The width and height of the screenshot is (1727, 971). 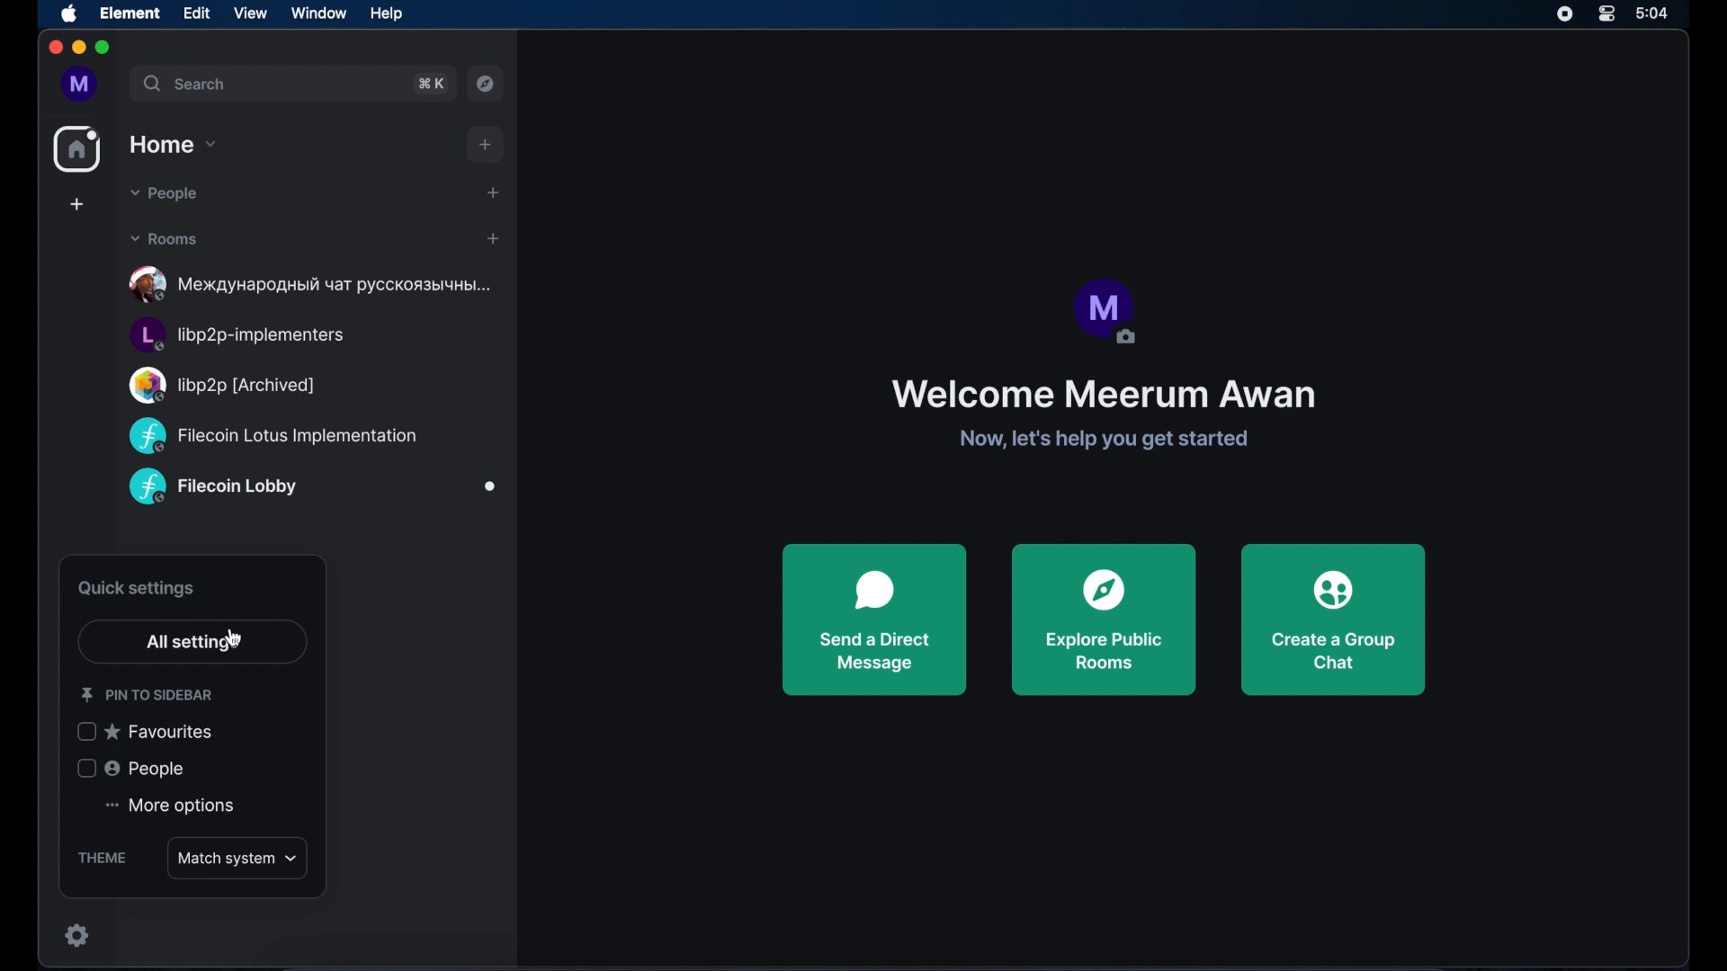 I want to click on minimize, so click(x=77, y=48).